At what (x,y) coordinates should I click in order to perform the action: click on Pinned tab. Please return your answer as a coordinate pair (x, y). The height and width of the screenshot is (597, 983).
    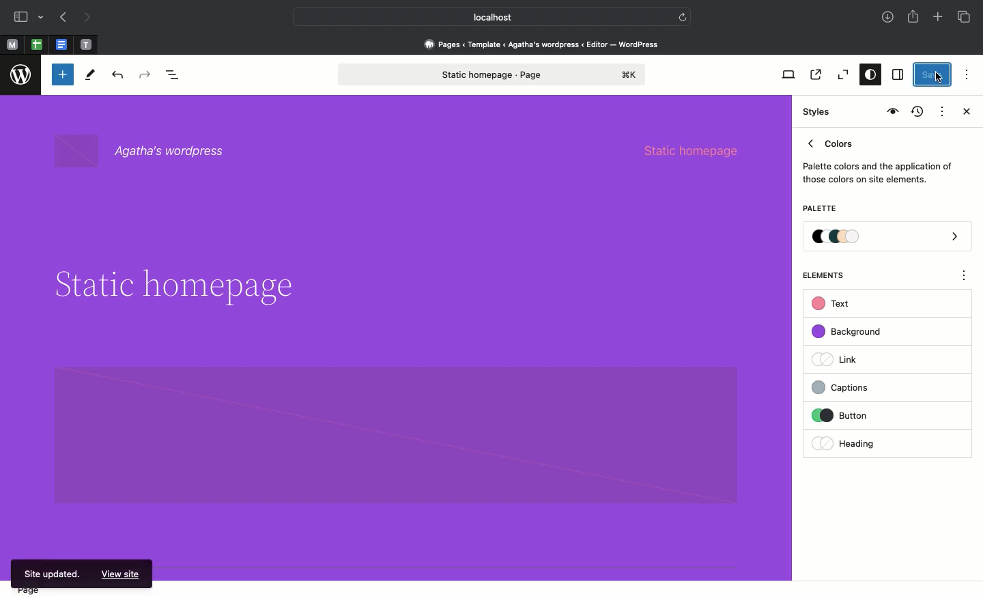
    Looking at the image, I should click on (12, 45).